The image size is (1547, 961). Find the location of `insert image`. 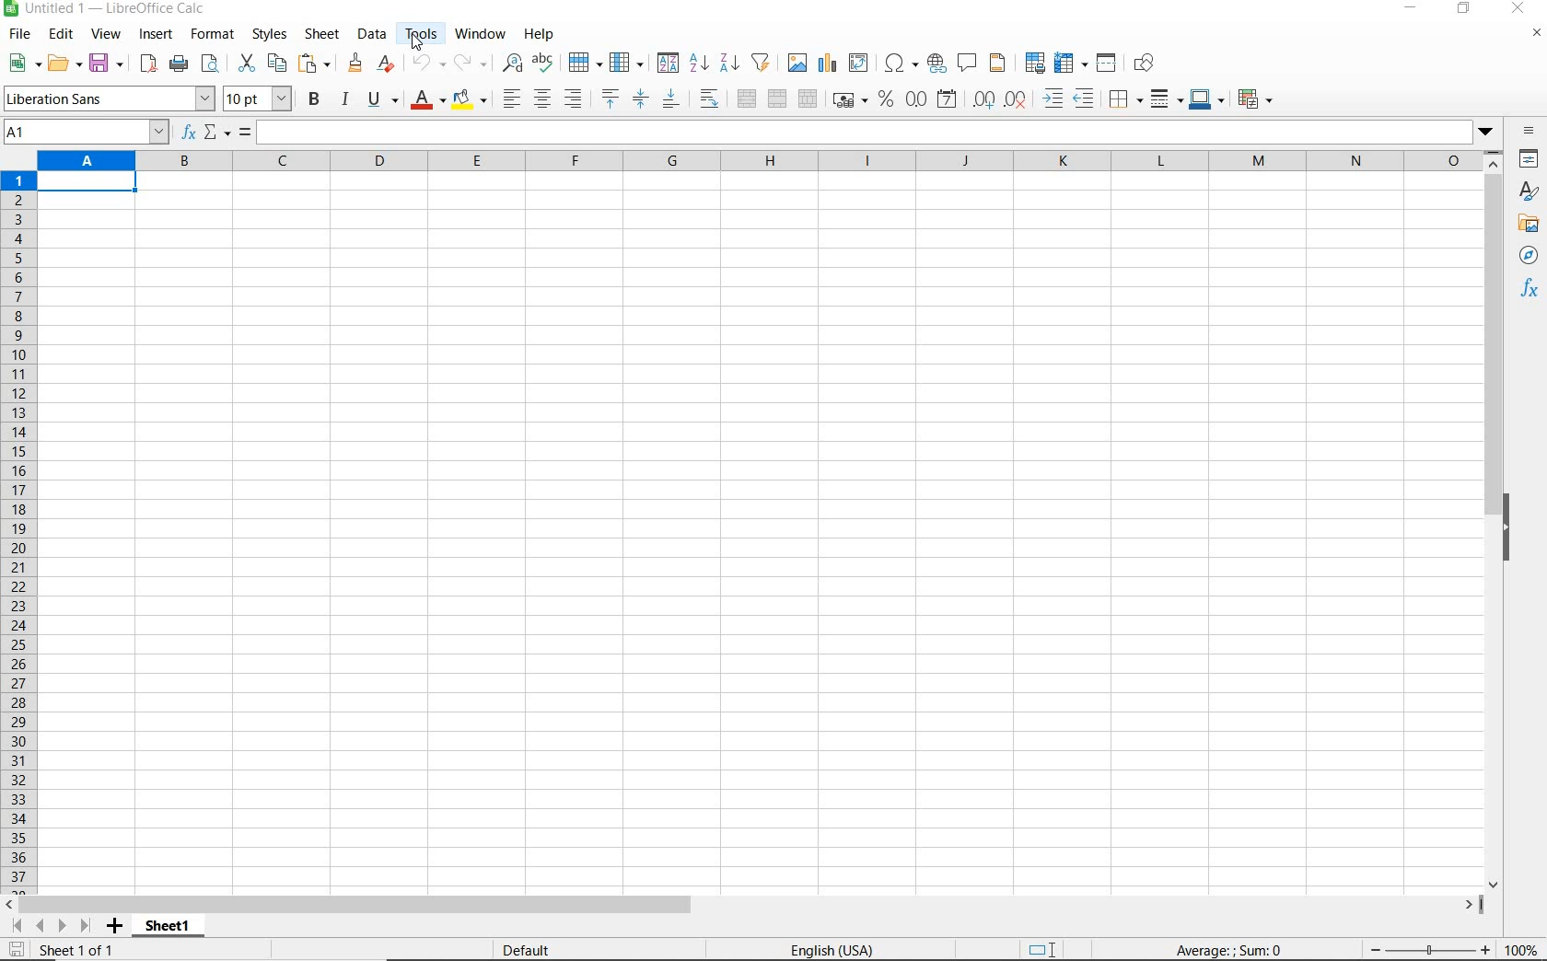

insert image is located at coordinates (796, 62).